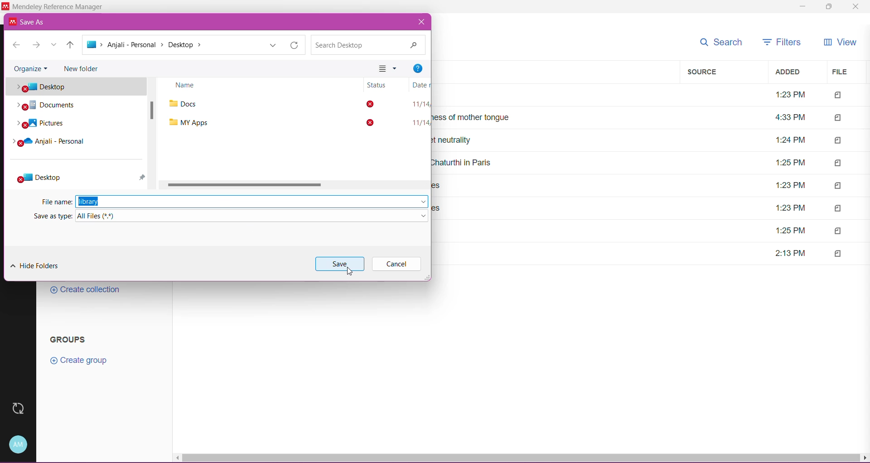 The height and width of the screenshot is (463, 870). What do you see at coordinates (805, 7) in the screenshot?
I see `Minimize` at bounding box center [805, 7].